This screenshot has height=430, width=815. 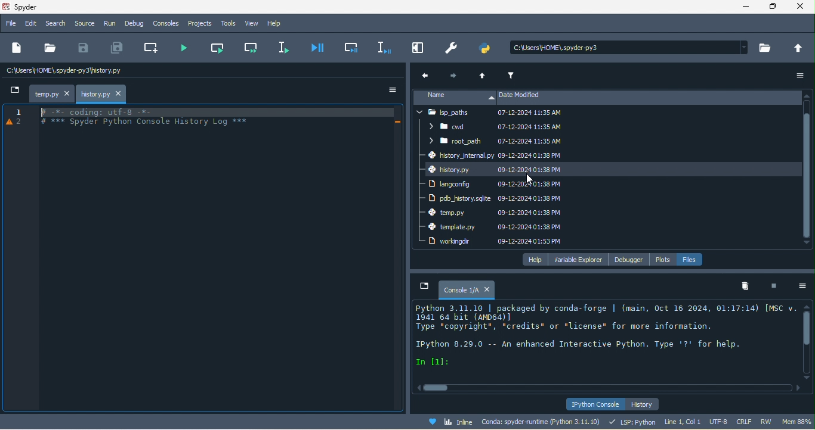 What do you see at coordinates (420, 46) in the screenshot?
I see `maximize current pane` at bounding box center [420, 46].